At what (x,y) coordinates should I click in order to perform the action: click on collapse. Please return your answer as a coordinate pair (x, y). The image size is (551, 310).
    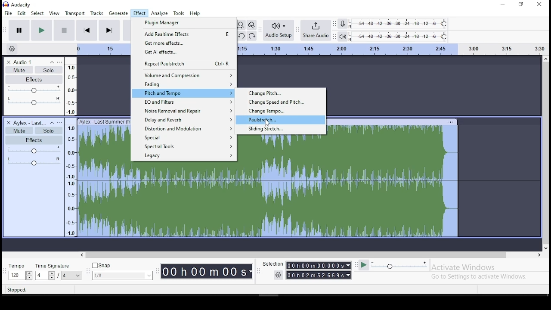
    Looking at the image, I should click on (52, 123).